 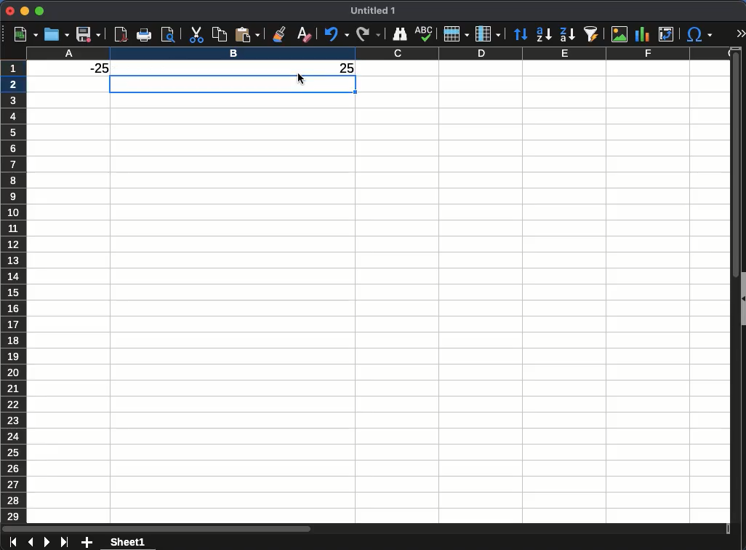 What do you see at coordinates (667, 32) in the screenshot?
I see `pivot character` at bounding box center [667, 32].